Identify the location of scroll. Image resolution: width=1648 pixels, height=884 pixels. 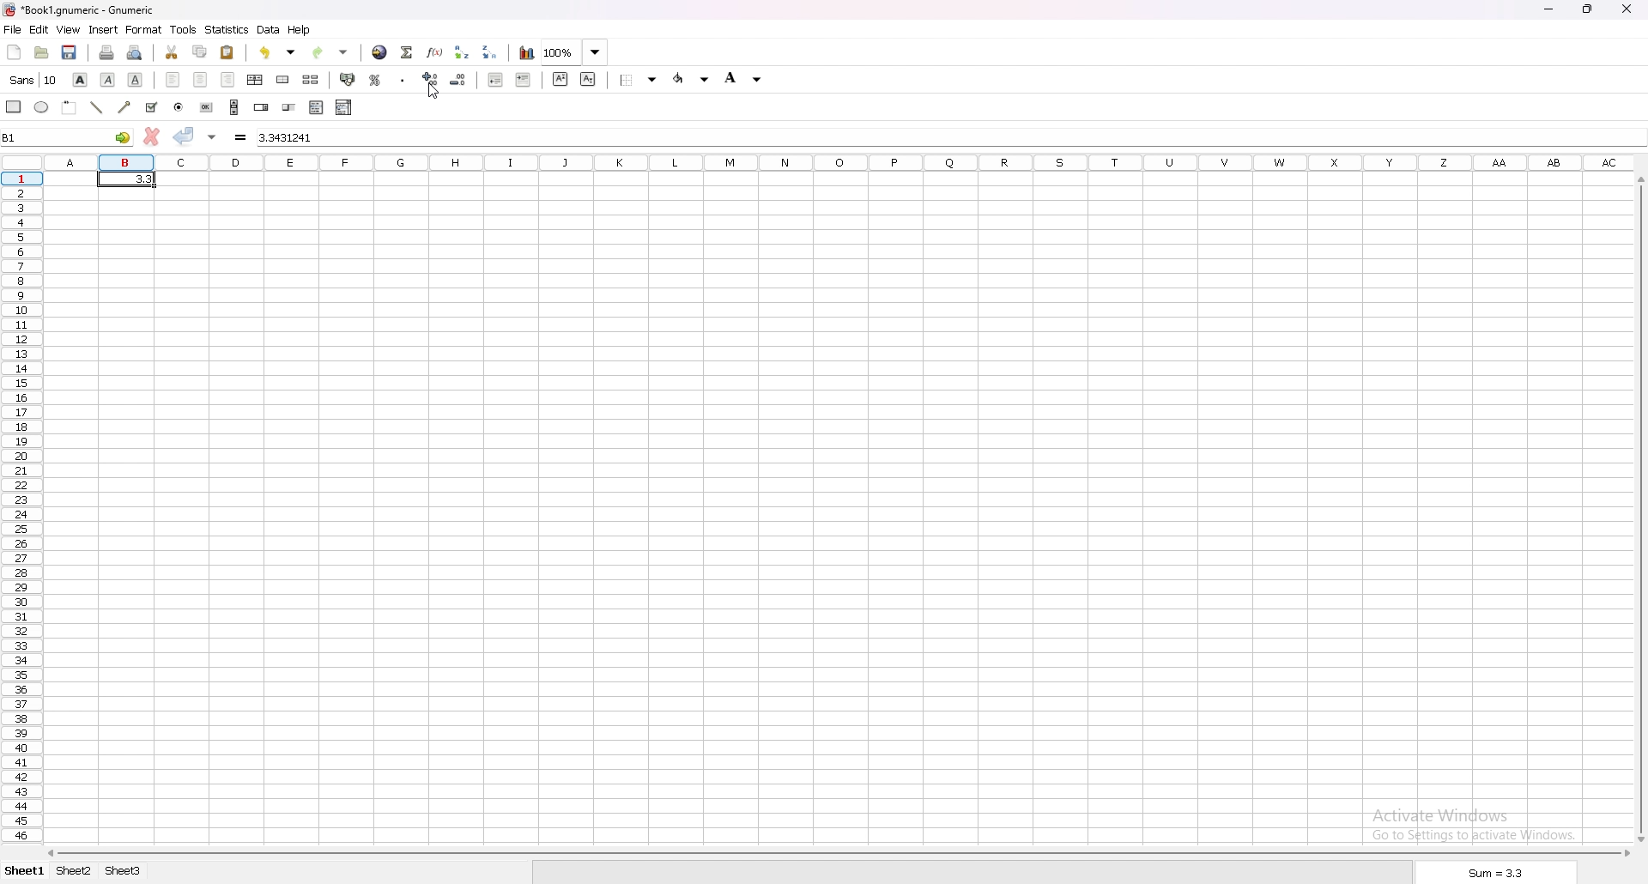
(234, 107).